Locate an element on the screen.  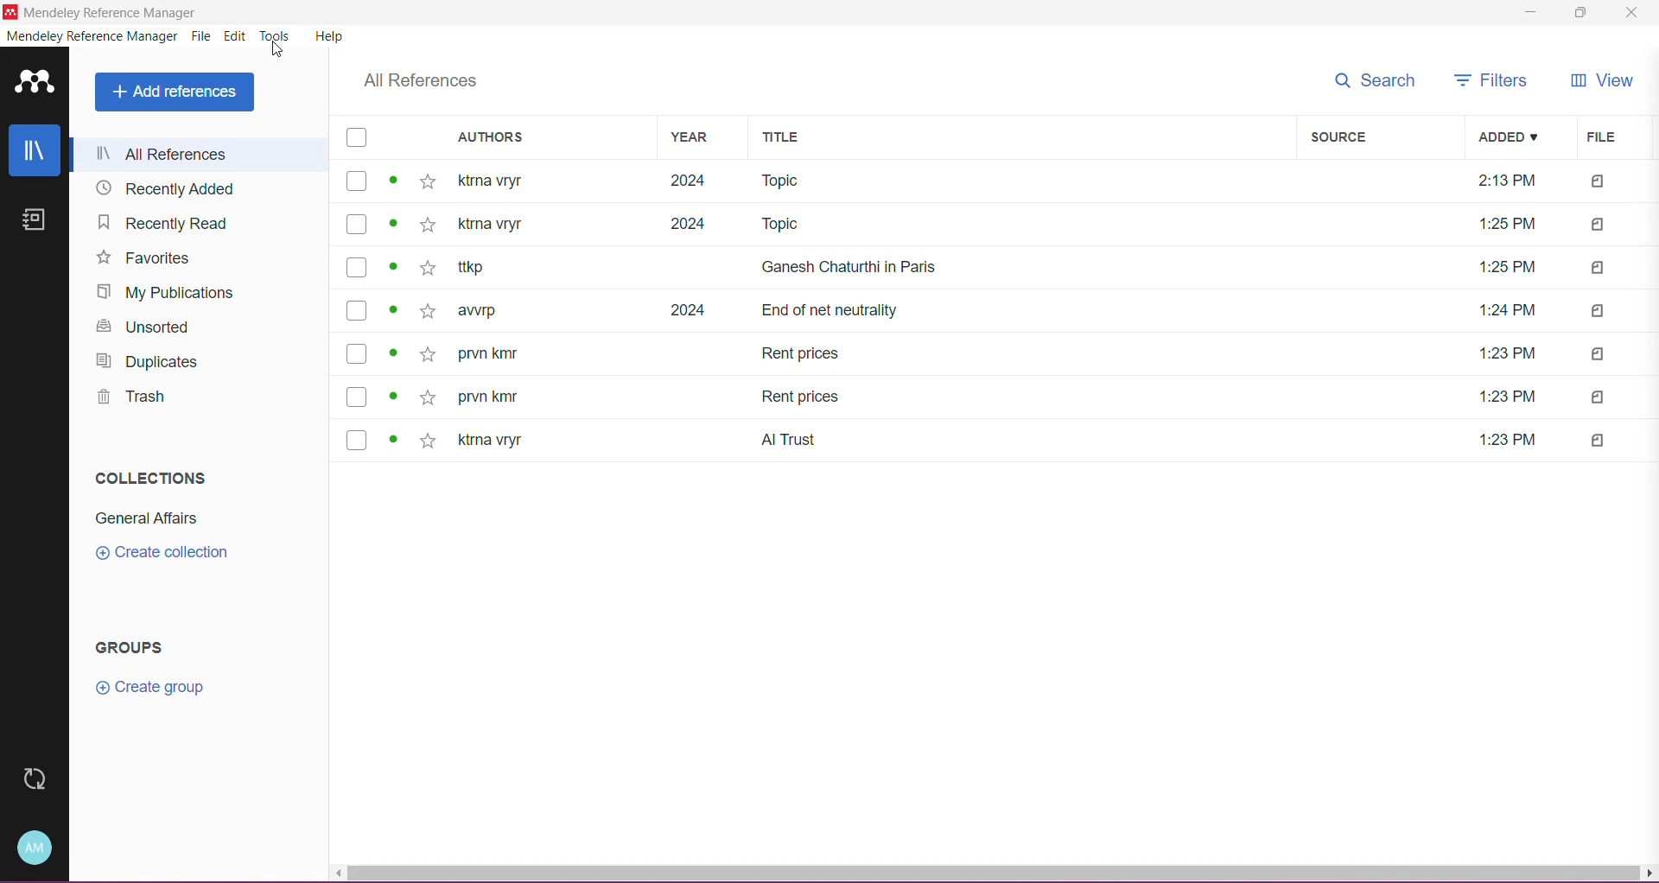
Recently Read is located at coordinates (171, 226).